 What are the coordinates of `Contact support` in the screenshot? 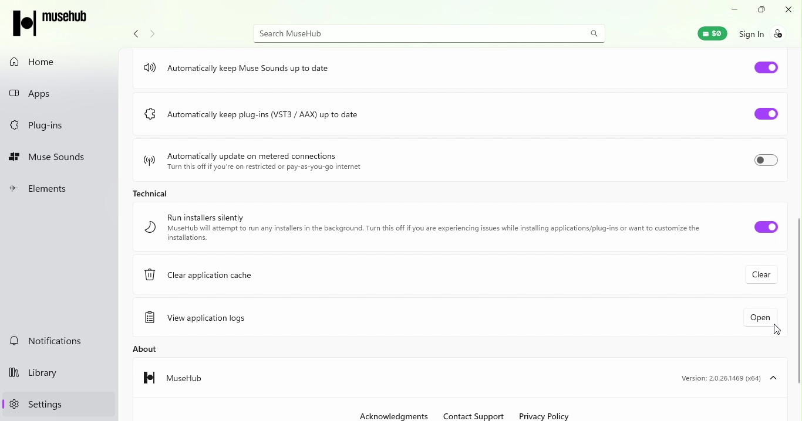 It's located at (472, 415).